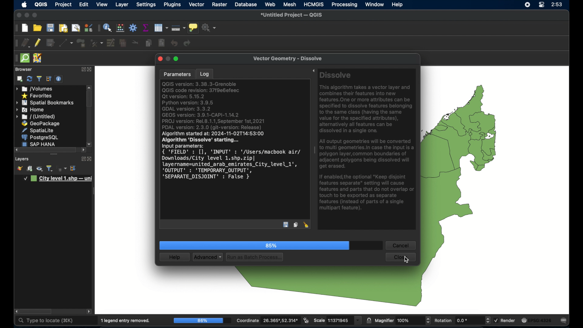 The height and width of the screenshot is (328, 583). What do you see at coordinates (37, 96) in the screenshot?
I see `favorites` at bounding box center [37, 96].